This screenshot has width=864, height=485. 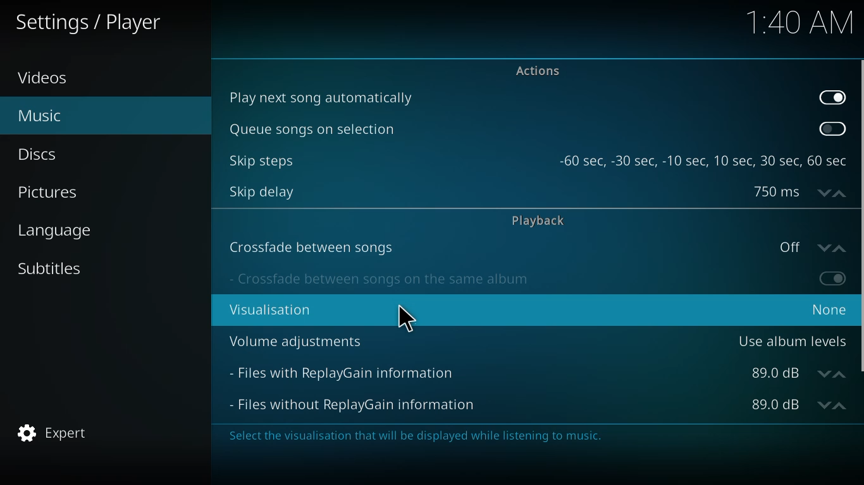 What do you see at coordinates (49, 267) in the screenshot?
I see `subtitles` at bounding box center [49, 267].